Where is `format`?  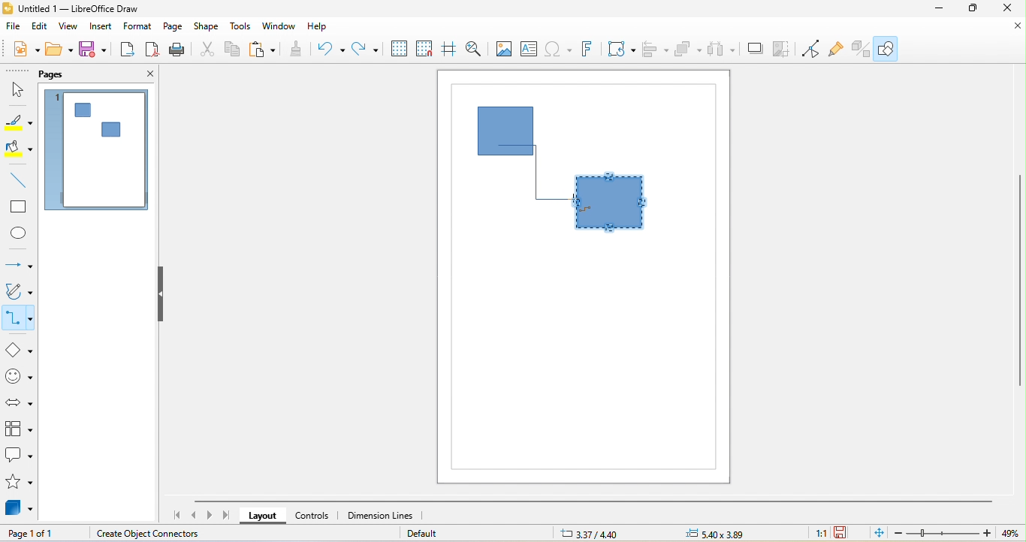 format is located at coordinates (137, 27).